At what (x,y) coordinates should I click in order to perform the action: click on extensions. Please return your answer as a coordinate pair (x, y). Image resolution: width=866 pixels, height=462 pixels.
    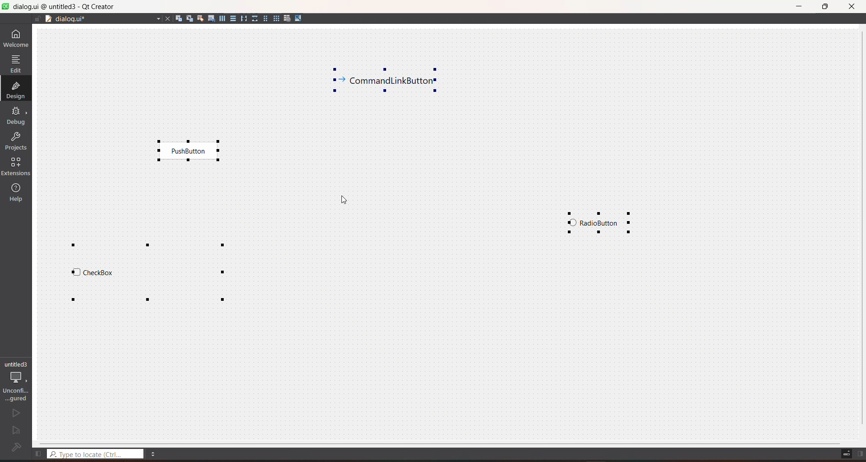
    Looking at the image, I should click on (16, 167).